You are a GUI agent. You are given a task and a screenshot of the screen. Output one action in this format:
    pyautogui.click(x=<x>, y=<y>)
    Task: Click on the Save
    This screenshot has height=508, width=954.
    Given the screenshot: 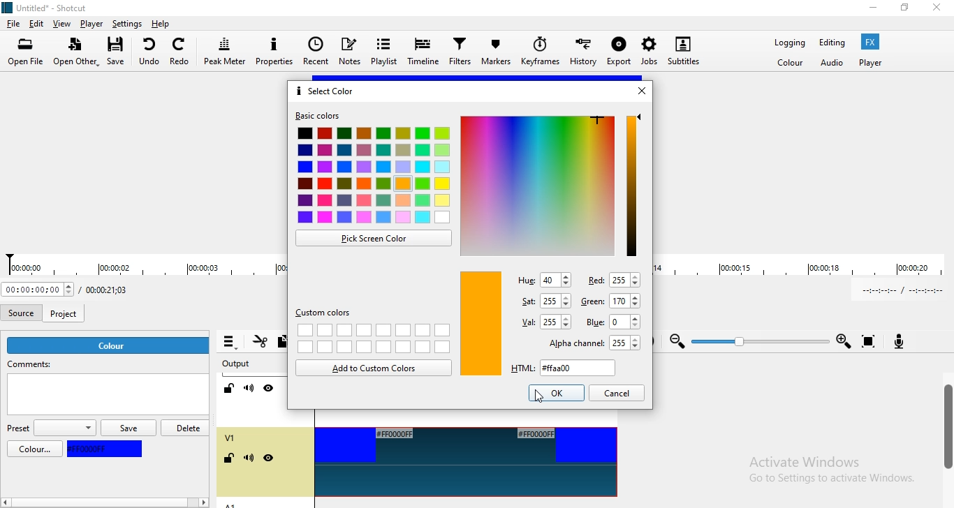 What is the action you would take?
    pyautogui.click(x=120, y=52)
    